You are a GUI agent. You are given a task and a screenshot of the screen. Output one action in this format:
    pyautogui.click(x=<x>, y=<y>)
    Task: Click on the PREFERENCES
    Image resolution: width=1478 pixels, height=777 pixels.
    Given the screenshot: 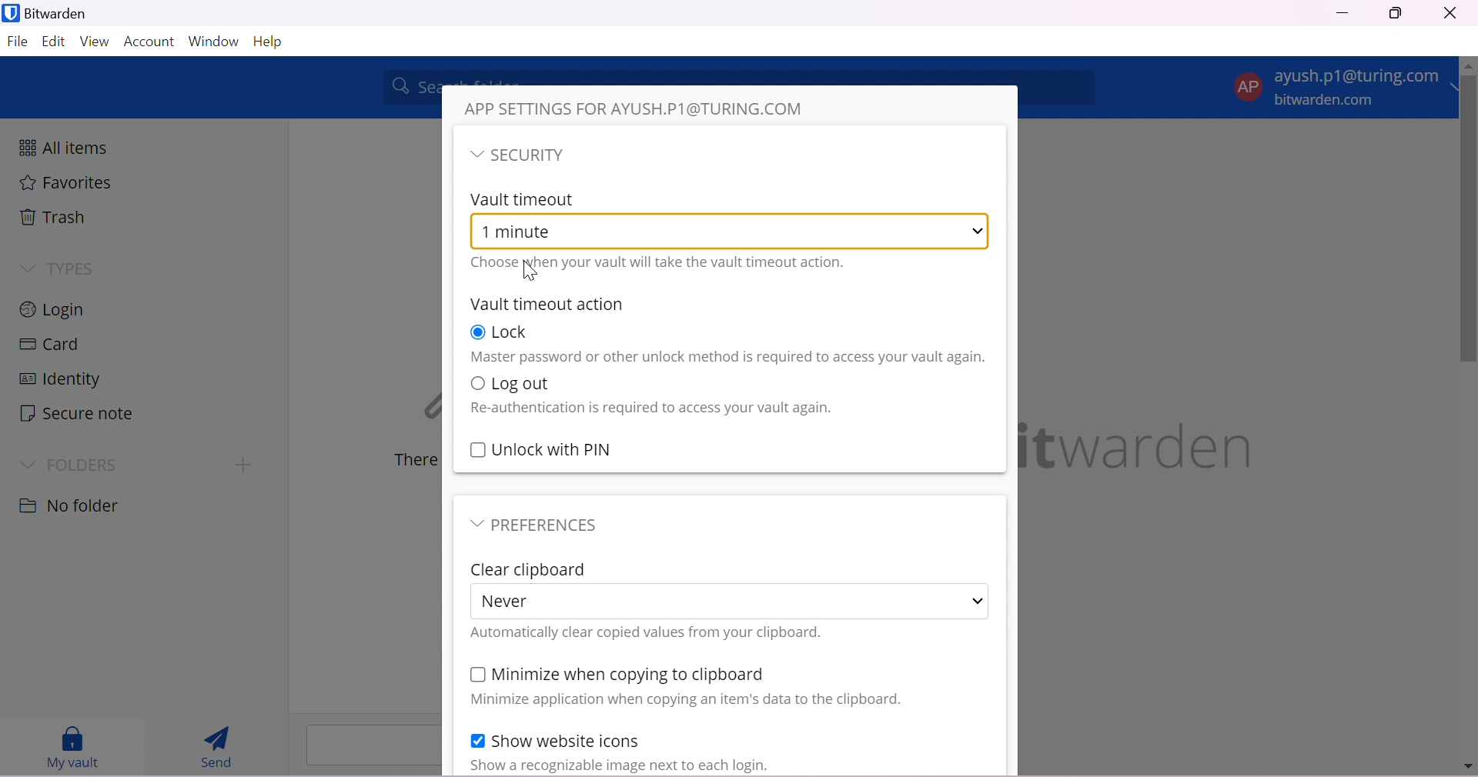 What is the action you would take?
    pyautogui.click(x=550, y=525)
    